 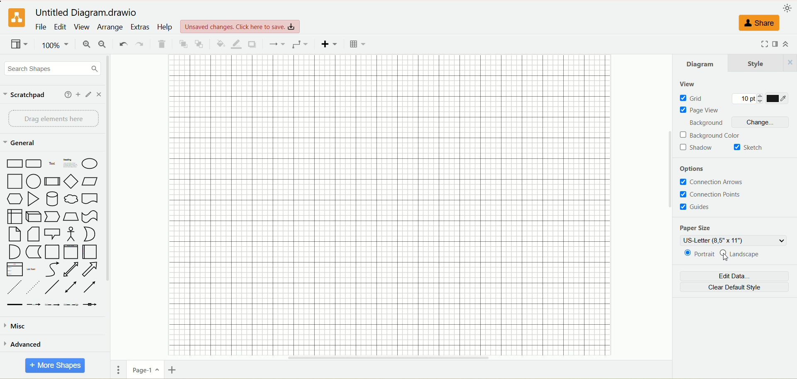 I want to click on shadow, so click(x=697, y=148).